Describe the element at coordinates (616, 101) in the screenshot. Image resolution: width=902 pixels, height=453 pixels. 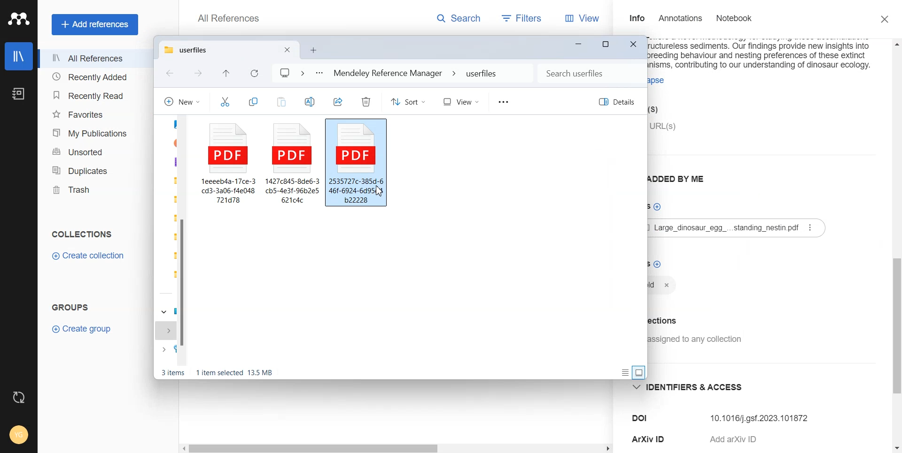
I see `Details` at that location.